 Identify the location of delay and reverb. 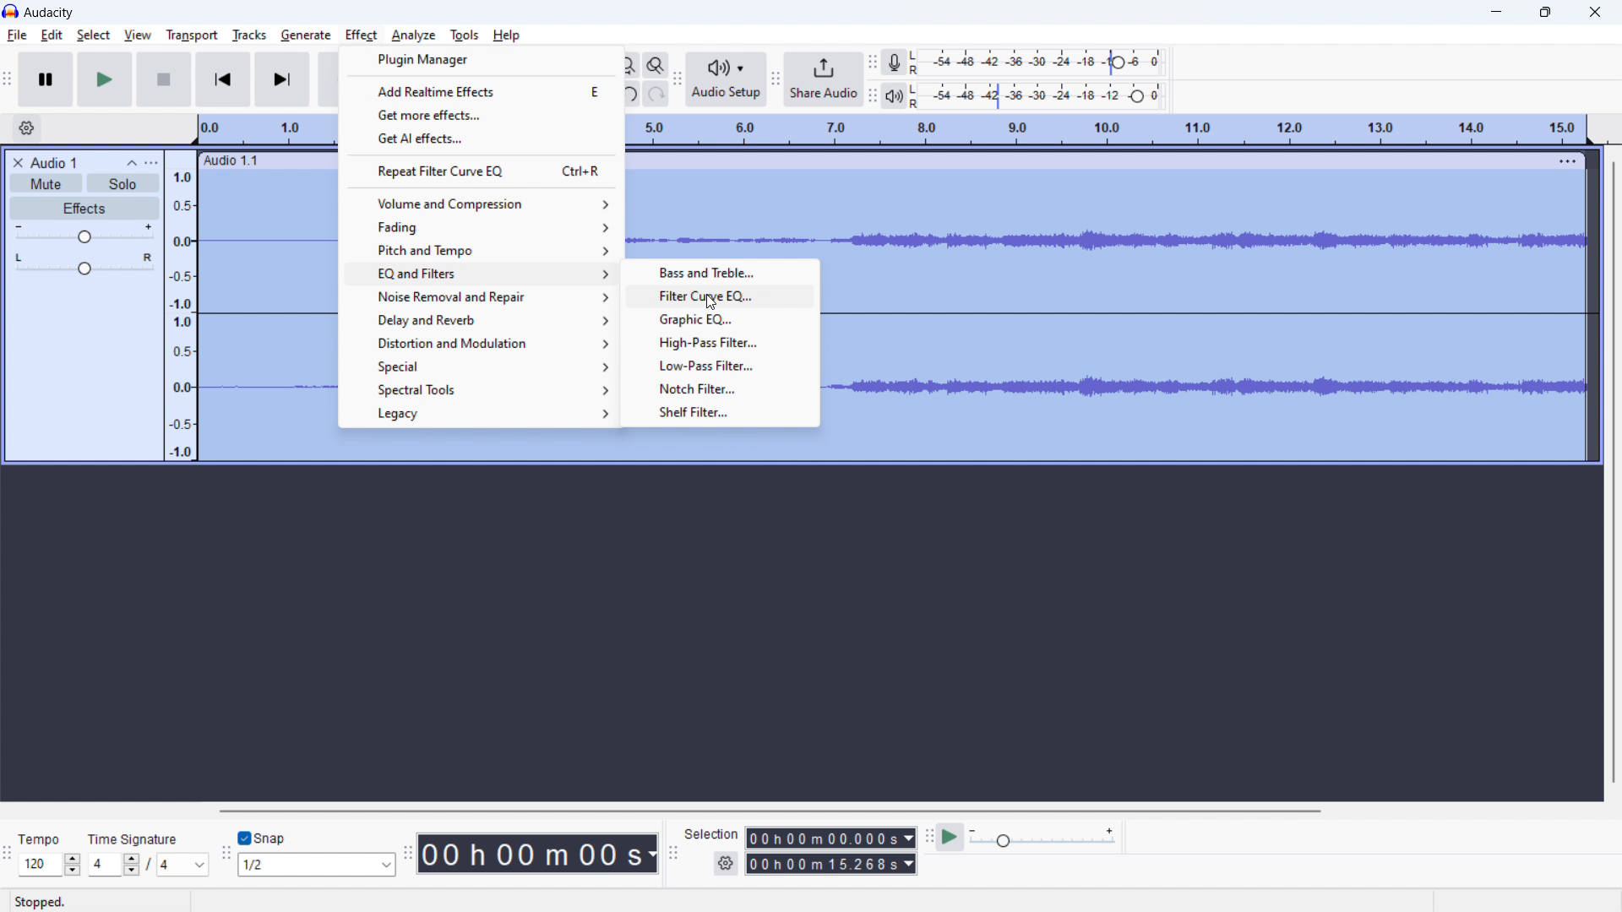
(479, 320).